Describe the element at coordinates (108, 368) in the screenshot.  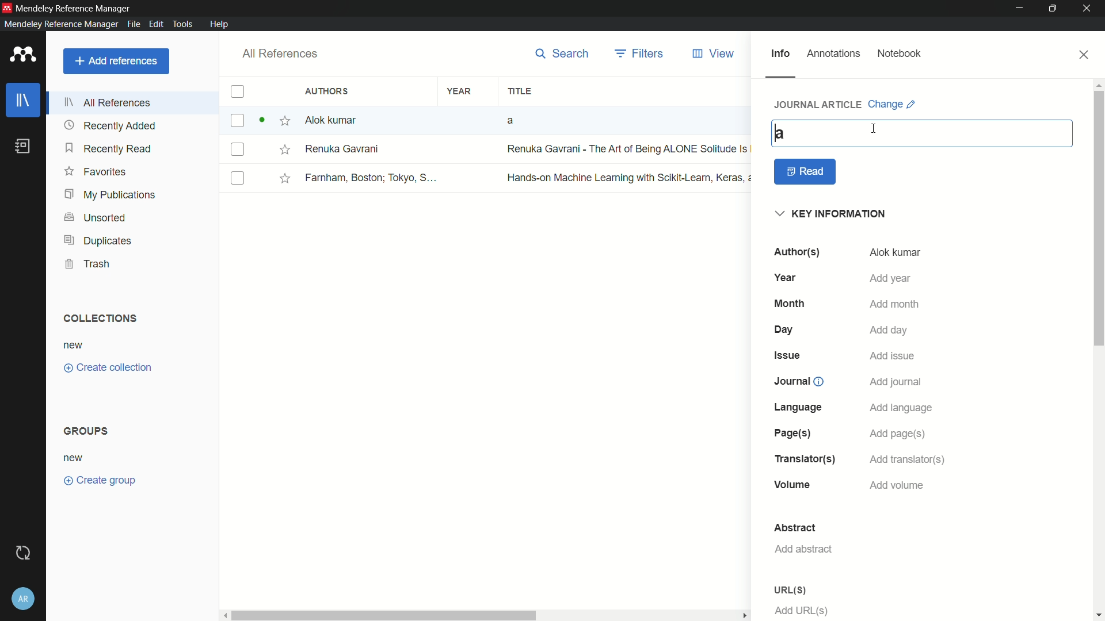
I see `create collections` at that location.